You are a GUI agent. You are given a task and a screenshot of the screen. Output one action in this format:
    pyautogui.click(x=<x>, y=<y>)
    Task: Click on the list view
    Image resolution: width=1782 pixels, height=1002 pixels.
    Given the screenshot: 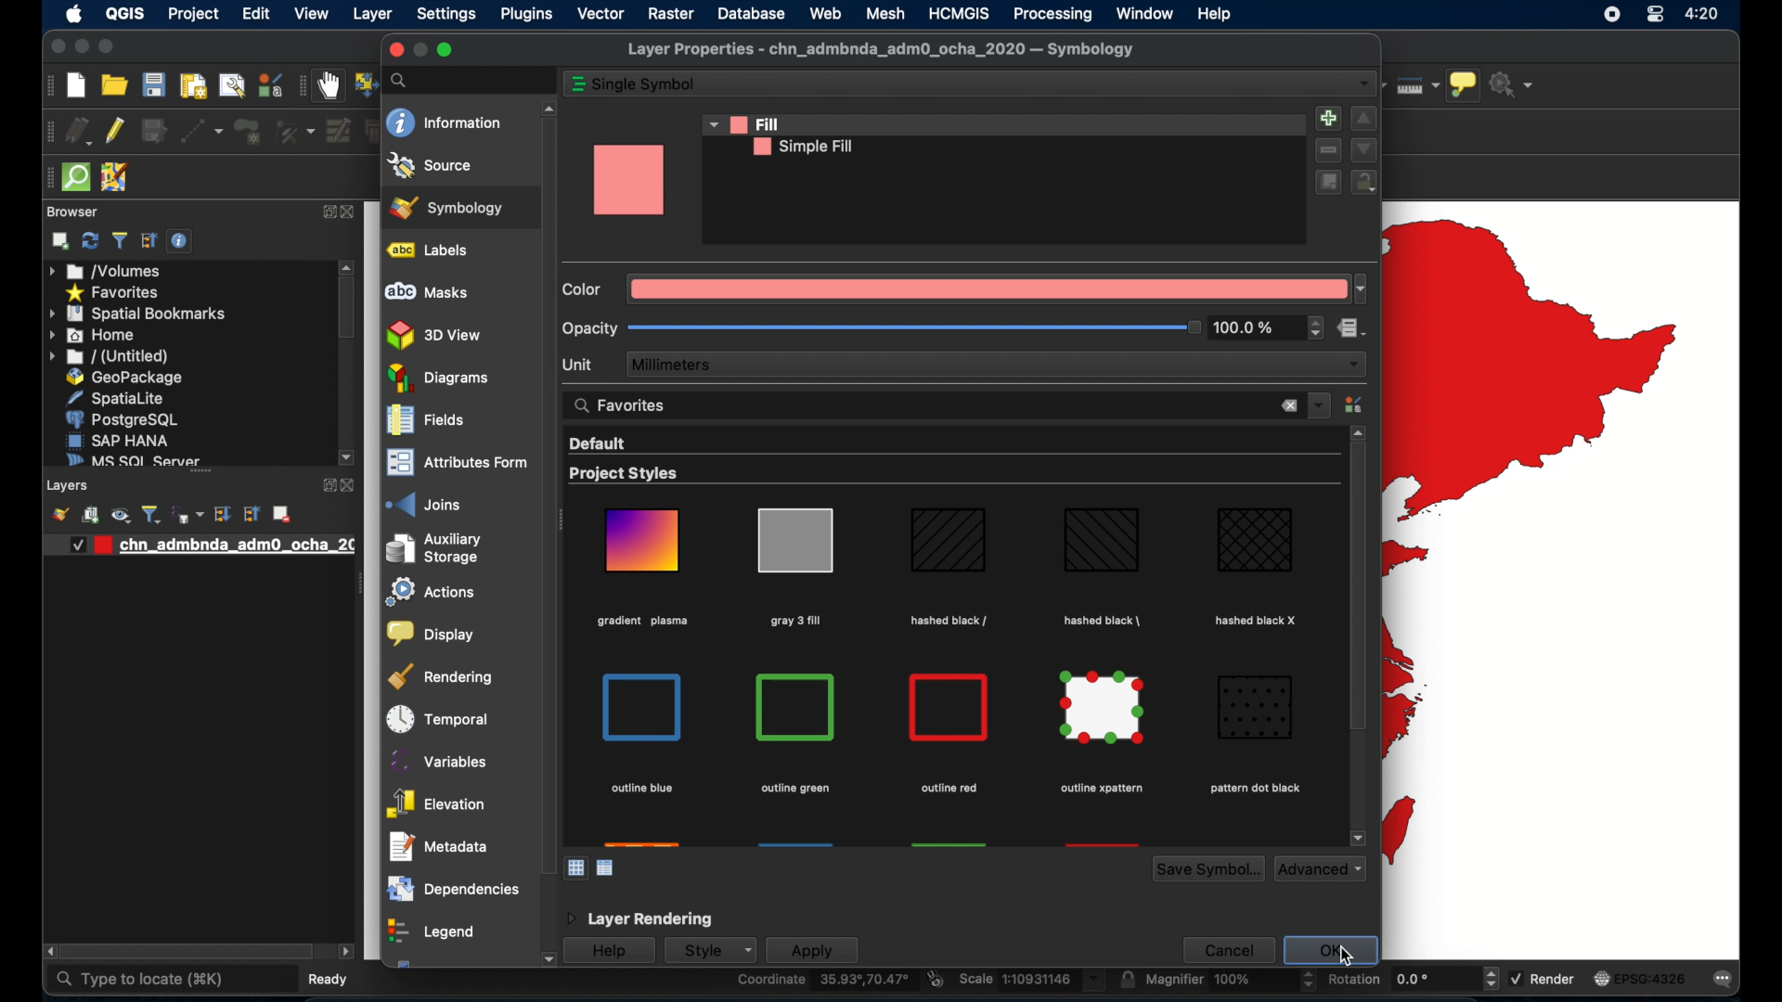 What is the action you would take?
    pyautogui.click(x=607, y=868)
    